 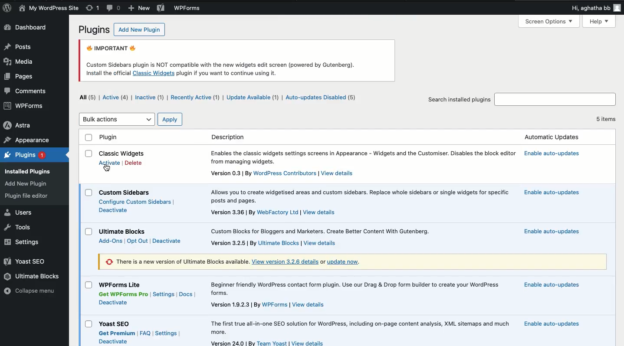 What do you see at coordinates (115, 323) in the screenshot?
I see `Yoast SOE` at bounding box center [115, 323].